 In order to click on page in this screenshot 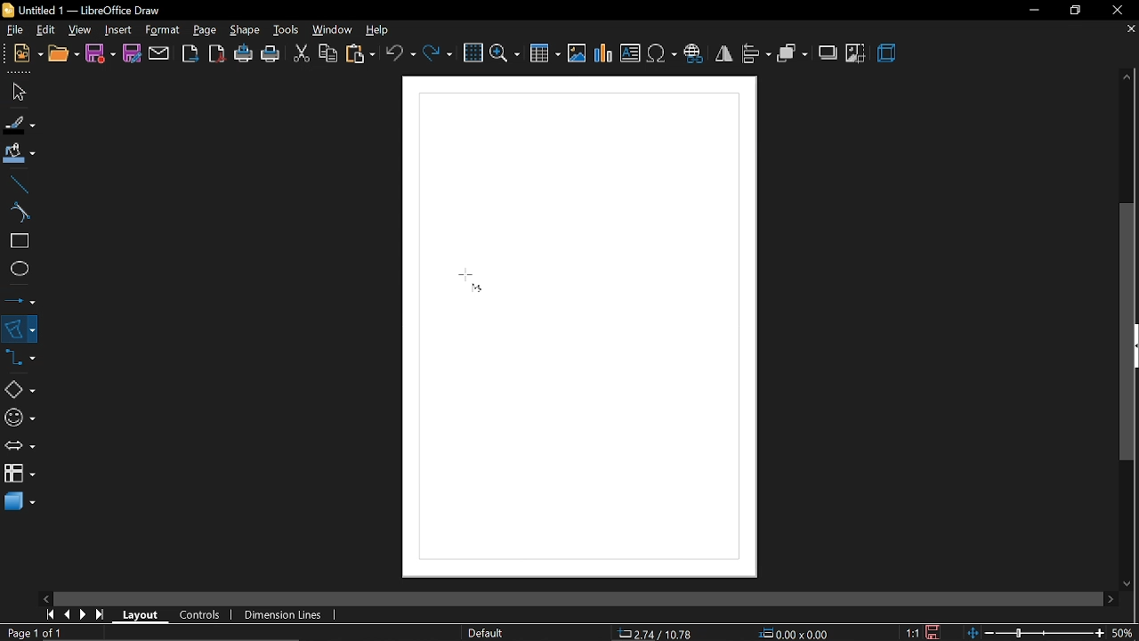, I will do `click(205, 29)`.